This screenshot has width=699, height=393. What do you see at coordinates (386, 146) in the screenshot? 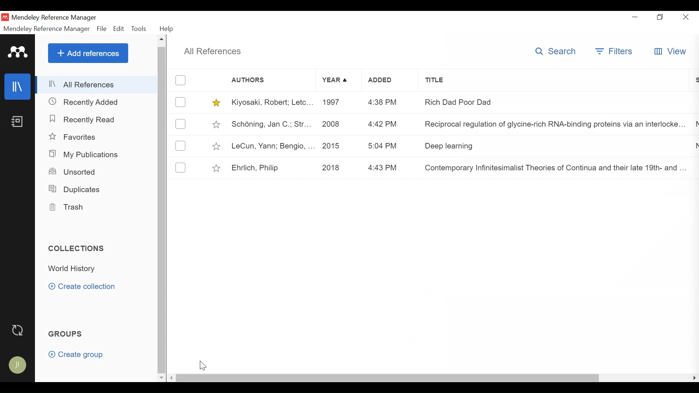
I see `5:04 PM` at bounding box center [386, 146].